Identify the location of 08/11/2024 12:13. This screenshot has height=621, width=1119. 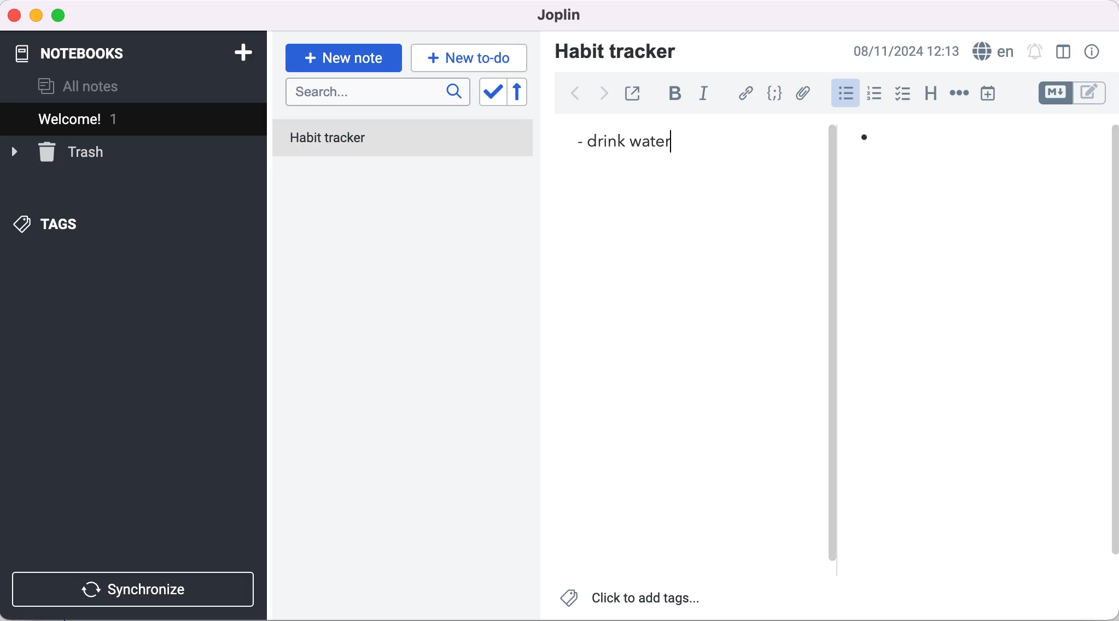
(903, 51).